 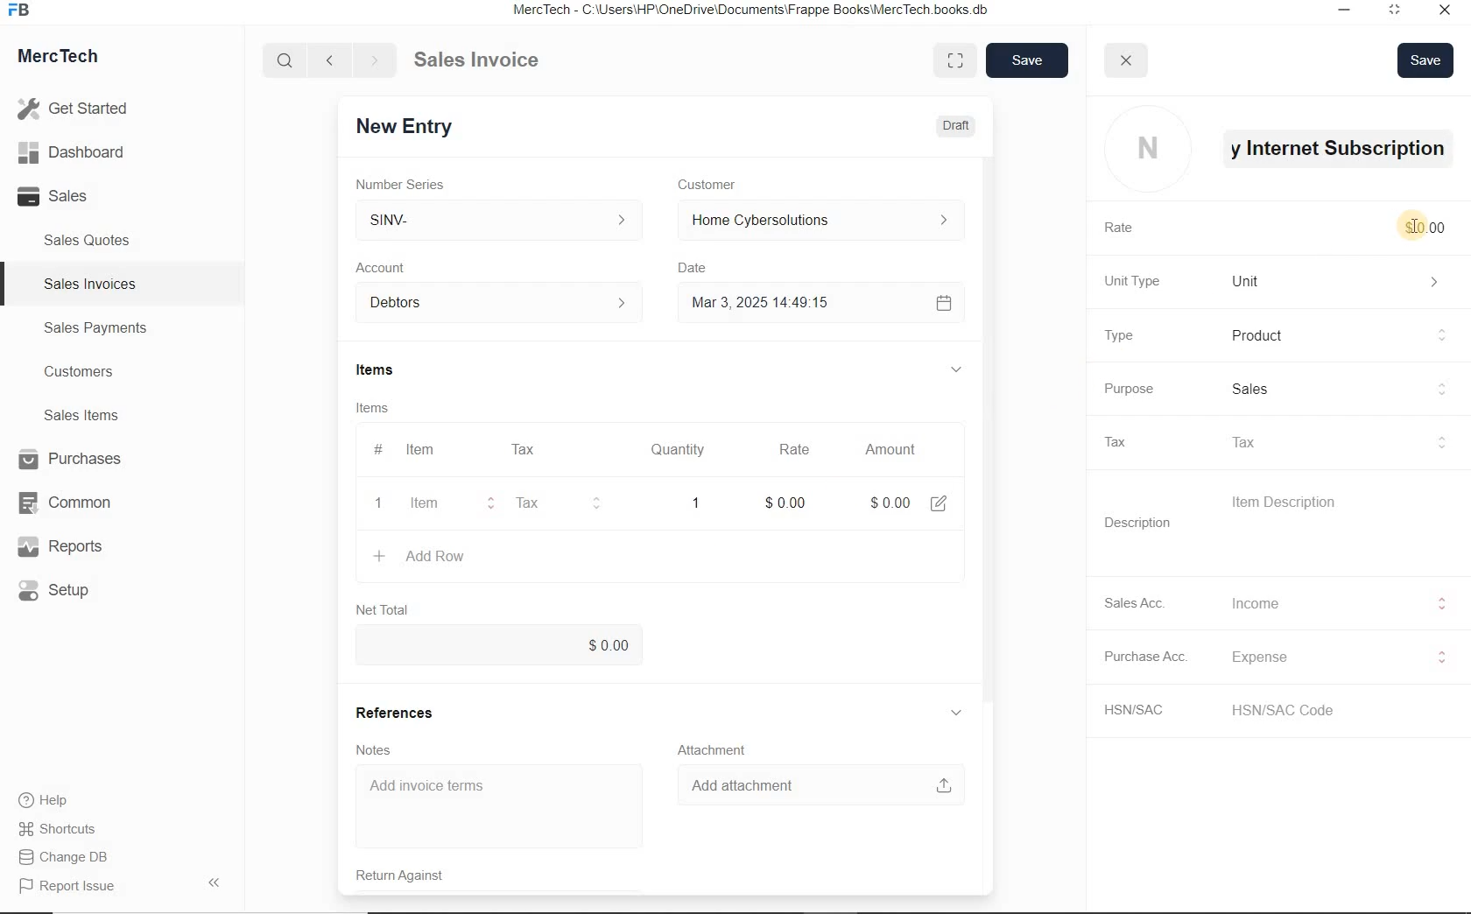 I want to click on Purpose, so click(x=1127, y=389).